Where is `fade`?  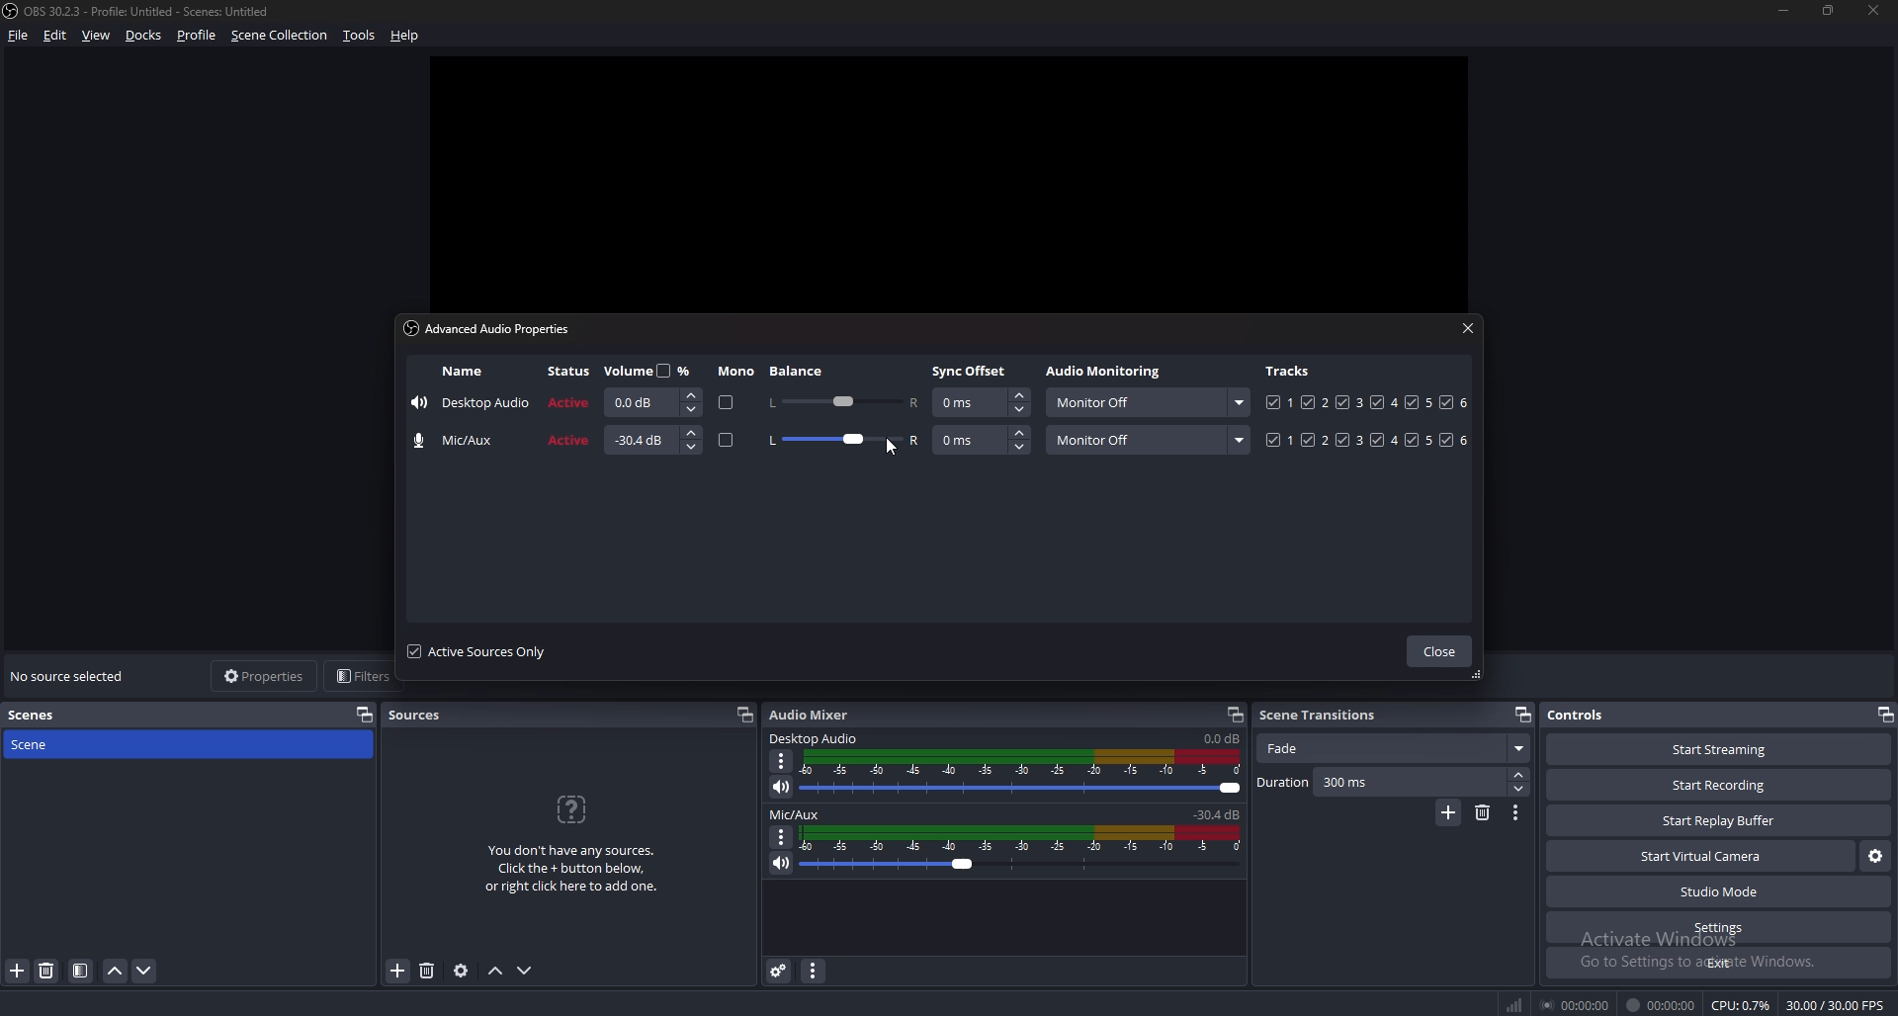
fade is located at coordinates (1396, 746).